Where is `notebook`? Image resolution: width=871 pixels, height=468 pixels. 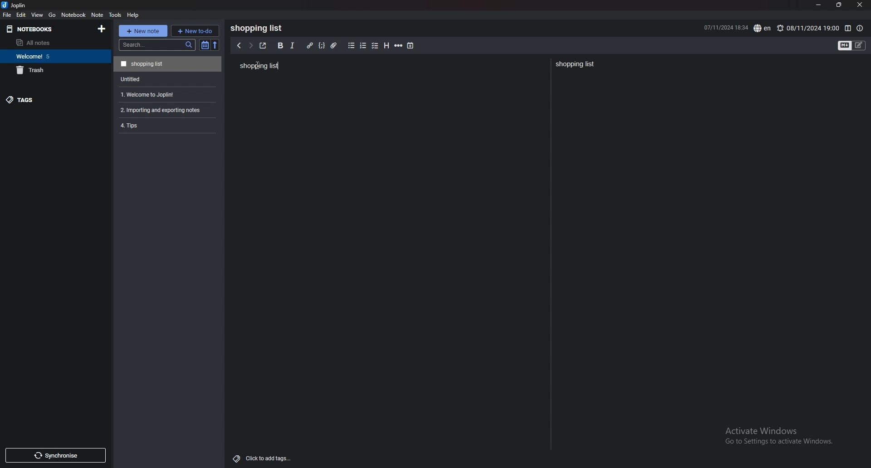 notebook is located at coordinates (74, 15).